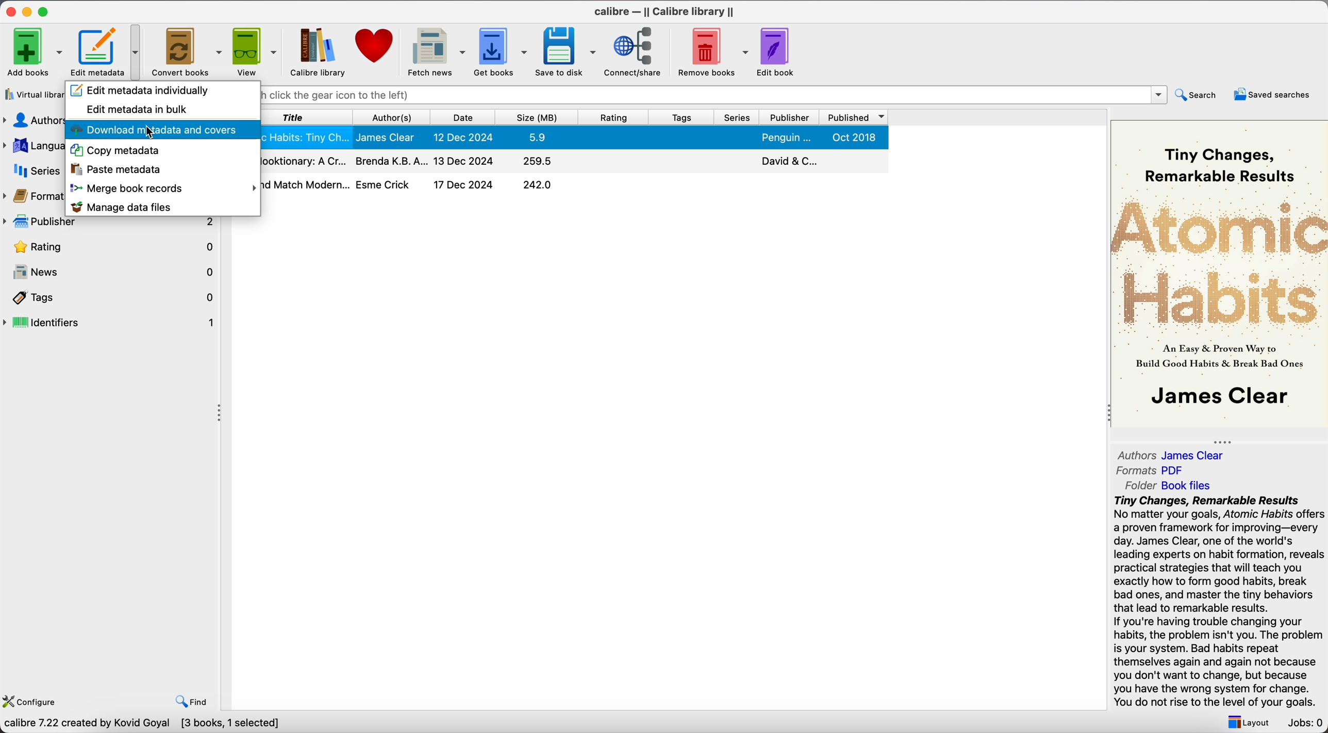  I want to click on maximize app, so click(45, 11).